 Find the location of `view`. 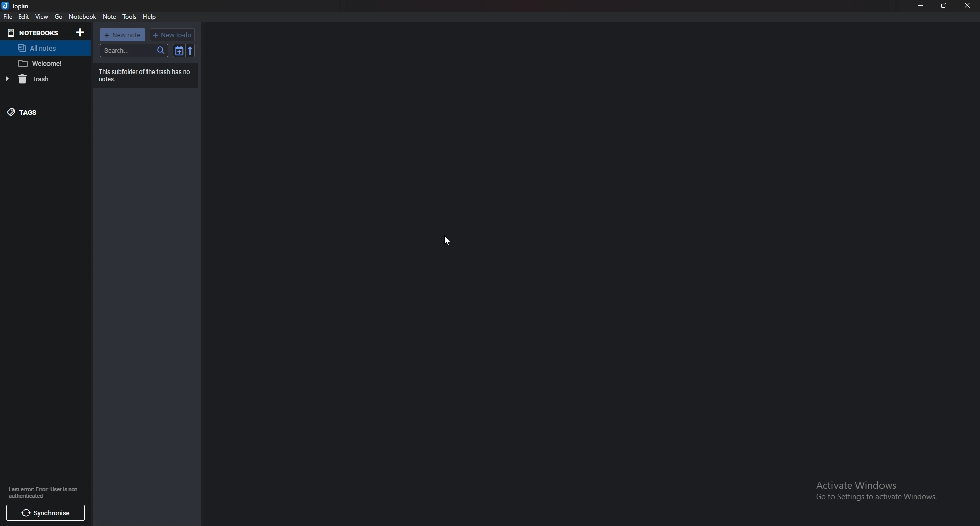

view is located at coordinates (43, 16).